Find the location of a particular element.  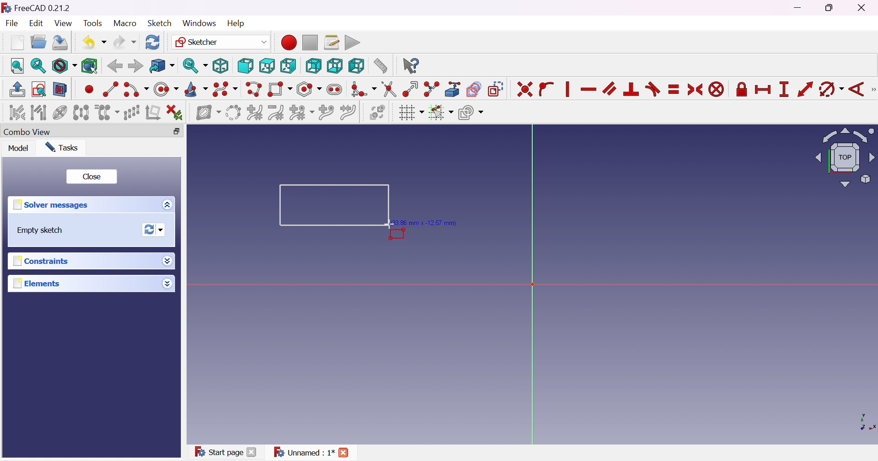

Close is located at coordinates (93, 176).